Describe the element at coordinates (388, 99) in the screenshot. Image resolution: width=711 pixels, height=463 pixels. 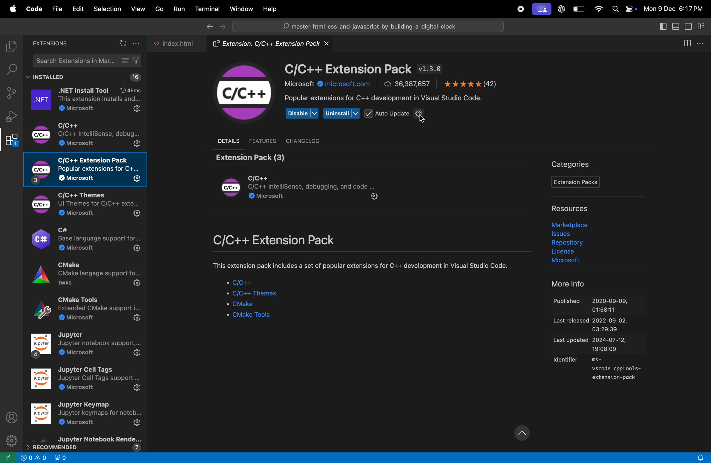
I see `popular extension` at that location.